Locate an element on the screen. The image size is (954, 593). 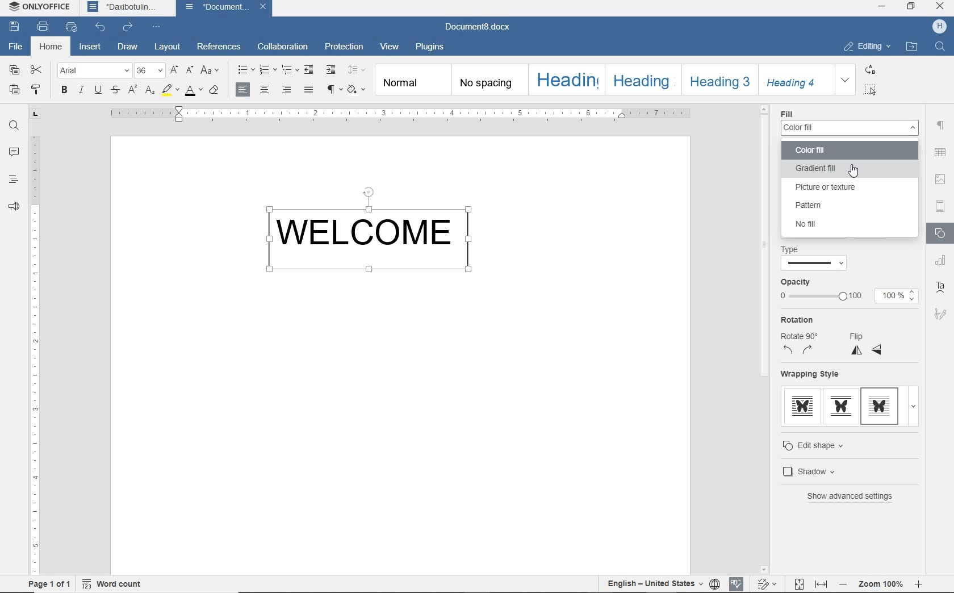
Increase/Decrease opacity is located at coordinates (913, 295).